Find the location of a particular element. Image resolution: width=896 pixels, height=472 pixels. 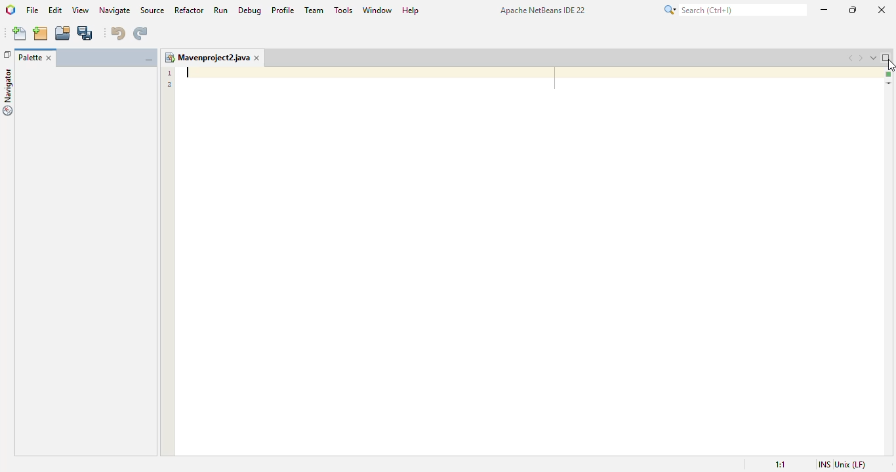

maximize is located at coordinates (853, 10).